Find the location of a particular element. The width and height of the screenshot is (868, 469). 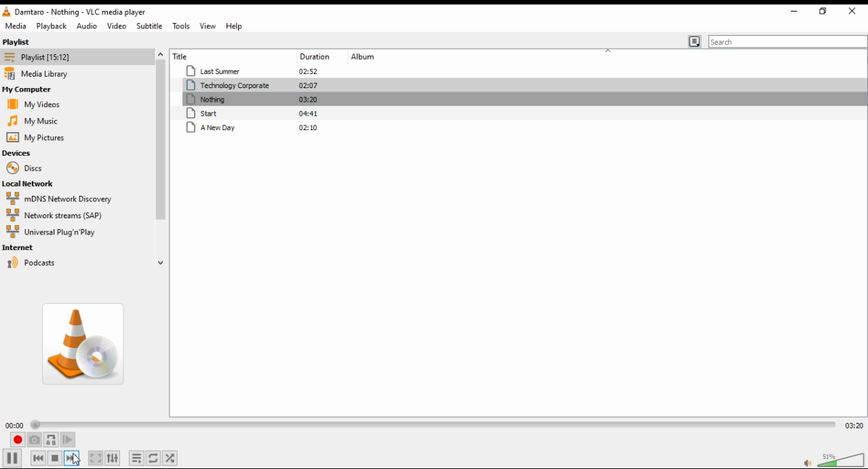

my music is located at coordinates (33, 121).